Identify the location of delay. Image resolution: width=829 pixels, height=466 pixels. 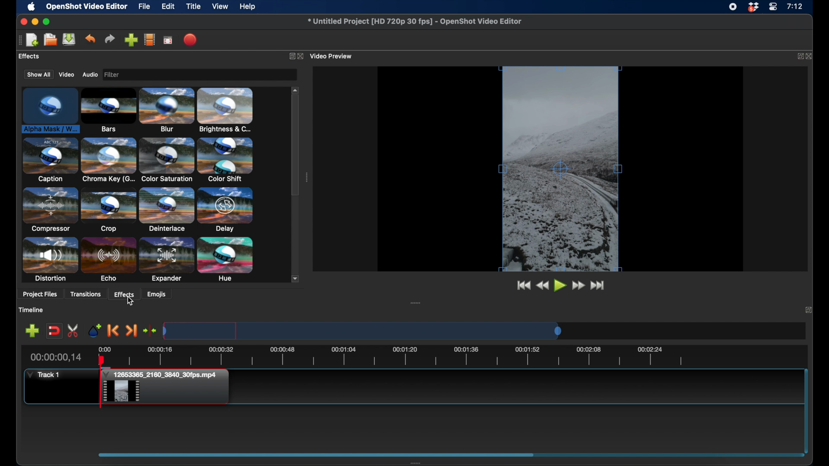
(225, 209).